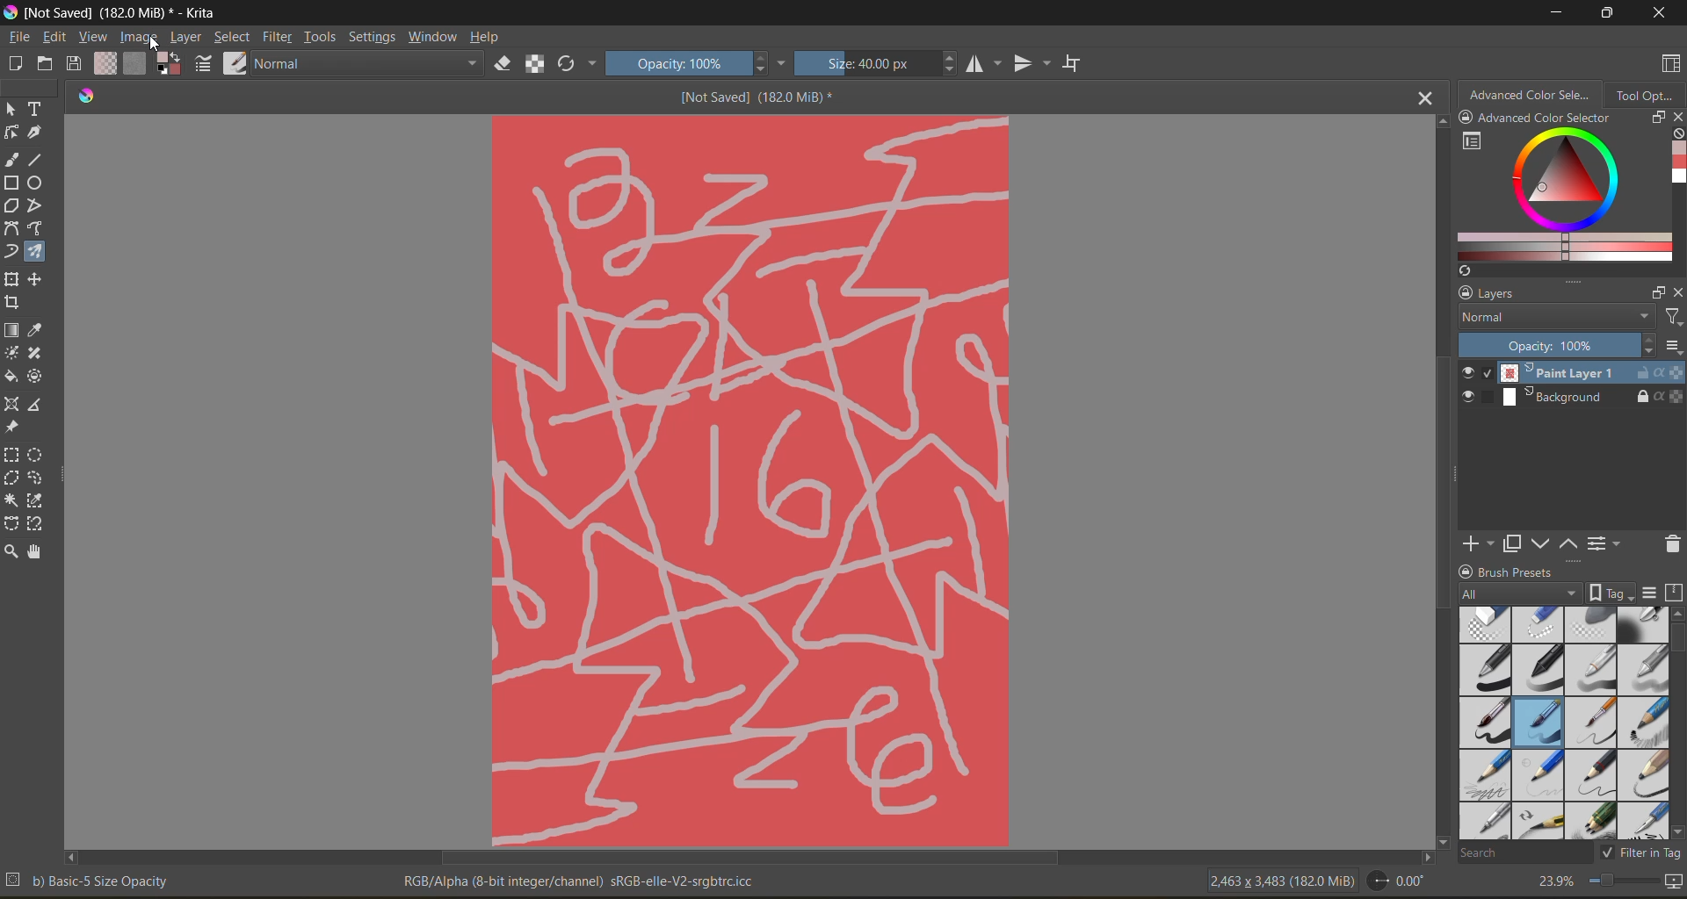 This screenshot has width=1687, height=899. Describe the element at coordinates (1556, 881) in the screenshot. I see `zoom factor` at that location.